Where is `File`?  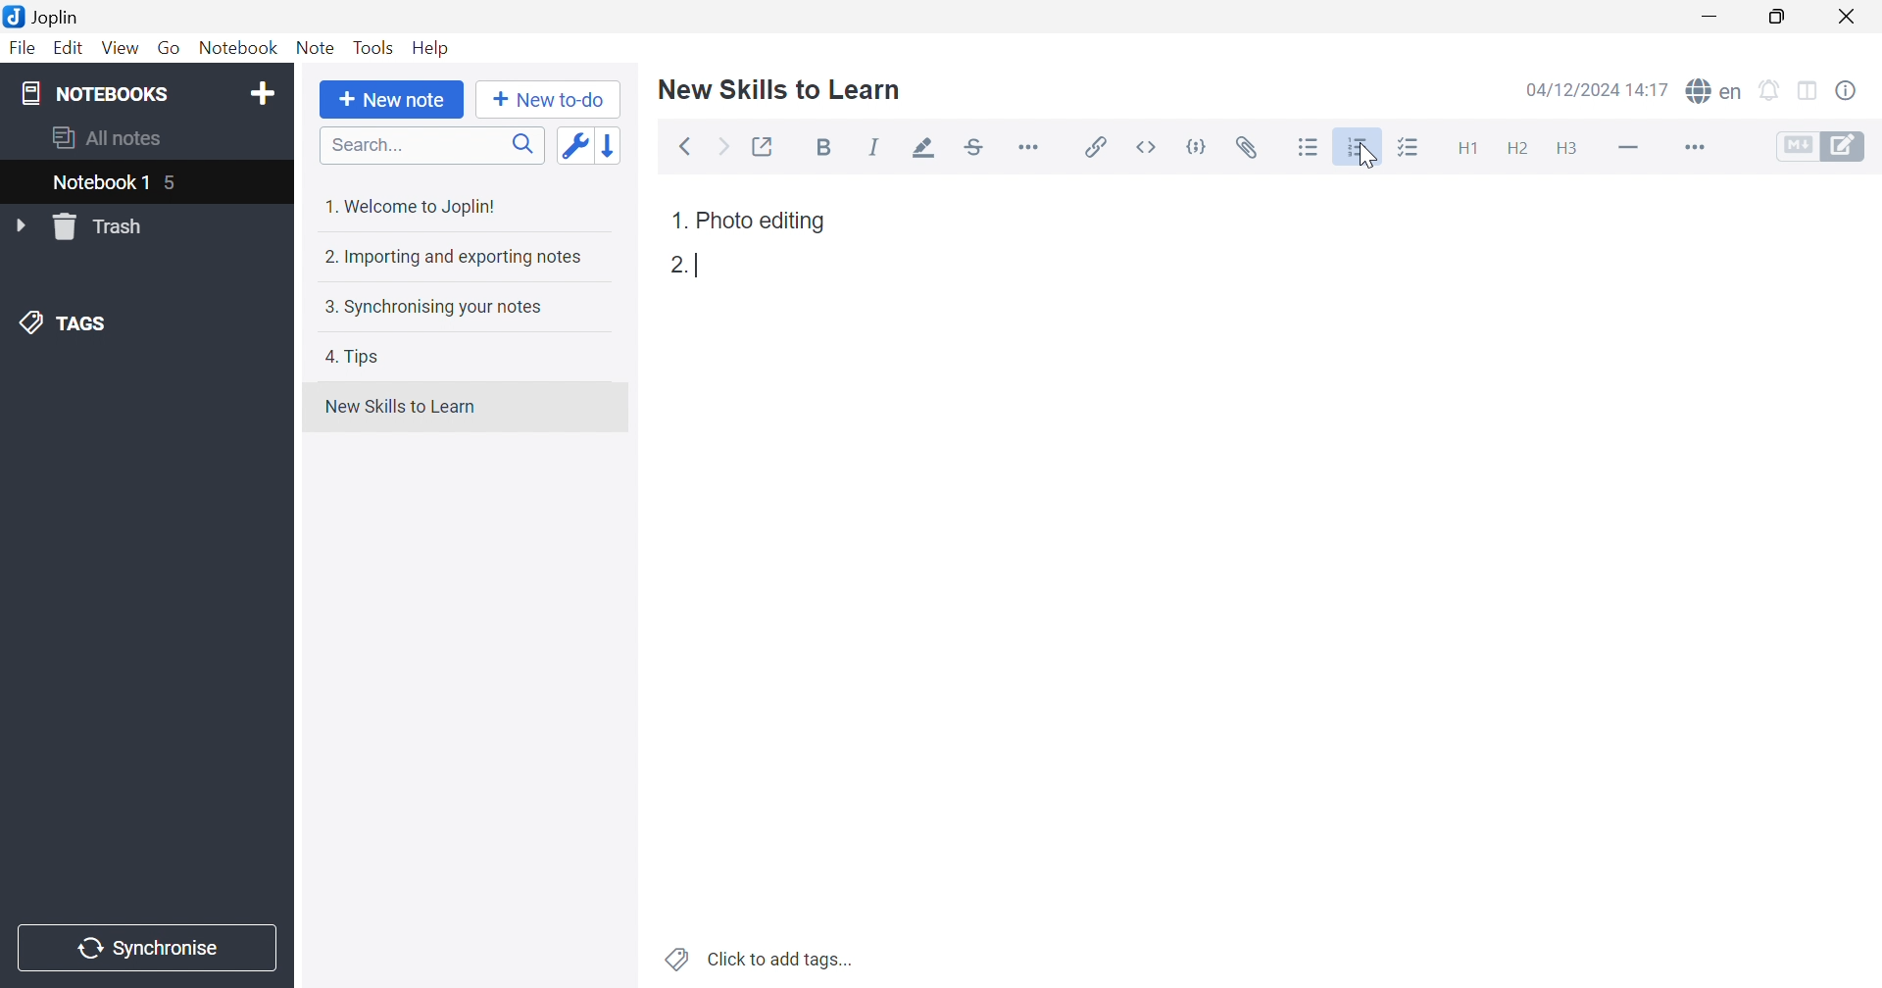 File is located at coordinates (24, 48).